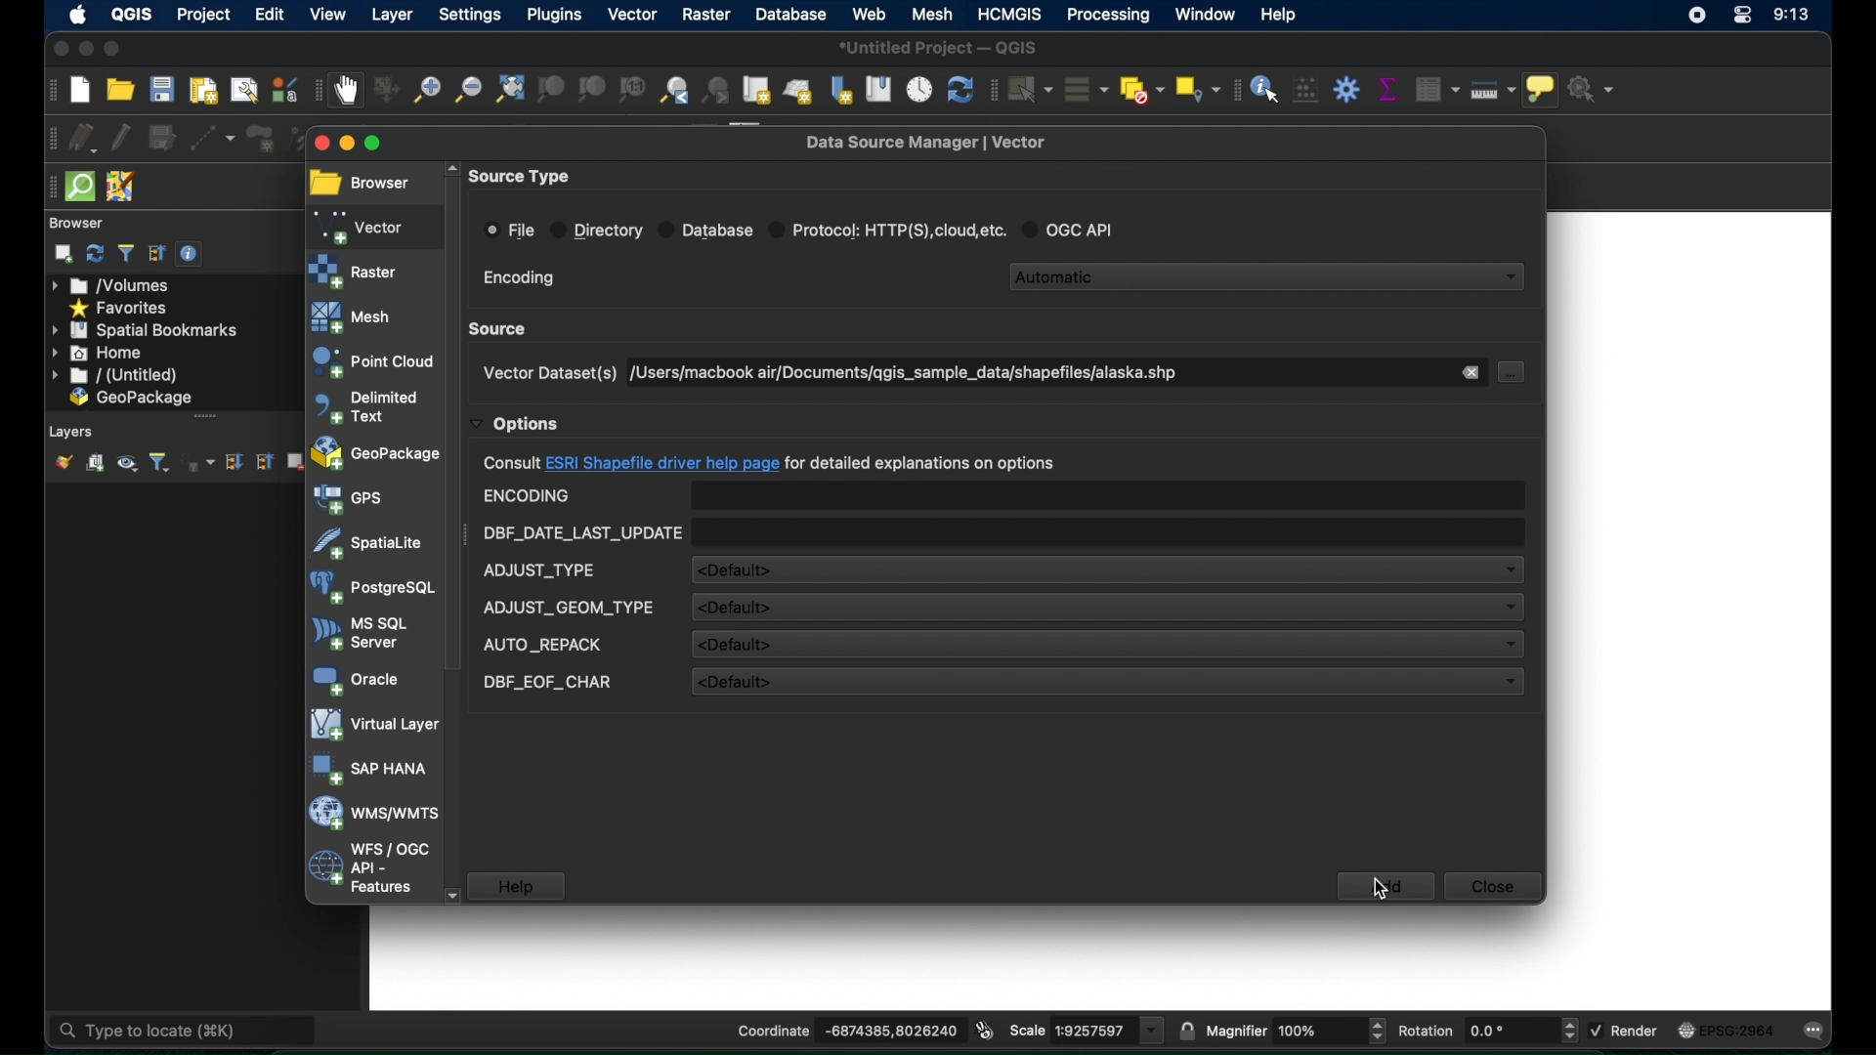  I want to click on cursor, so click(1381, 889).